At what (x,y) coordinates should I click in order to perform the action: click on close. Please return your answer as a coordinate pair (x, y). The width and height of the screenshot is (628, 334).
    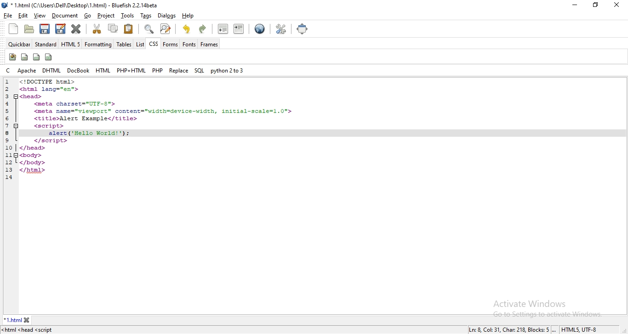
    Looking at the image, I should click on (75, 29).